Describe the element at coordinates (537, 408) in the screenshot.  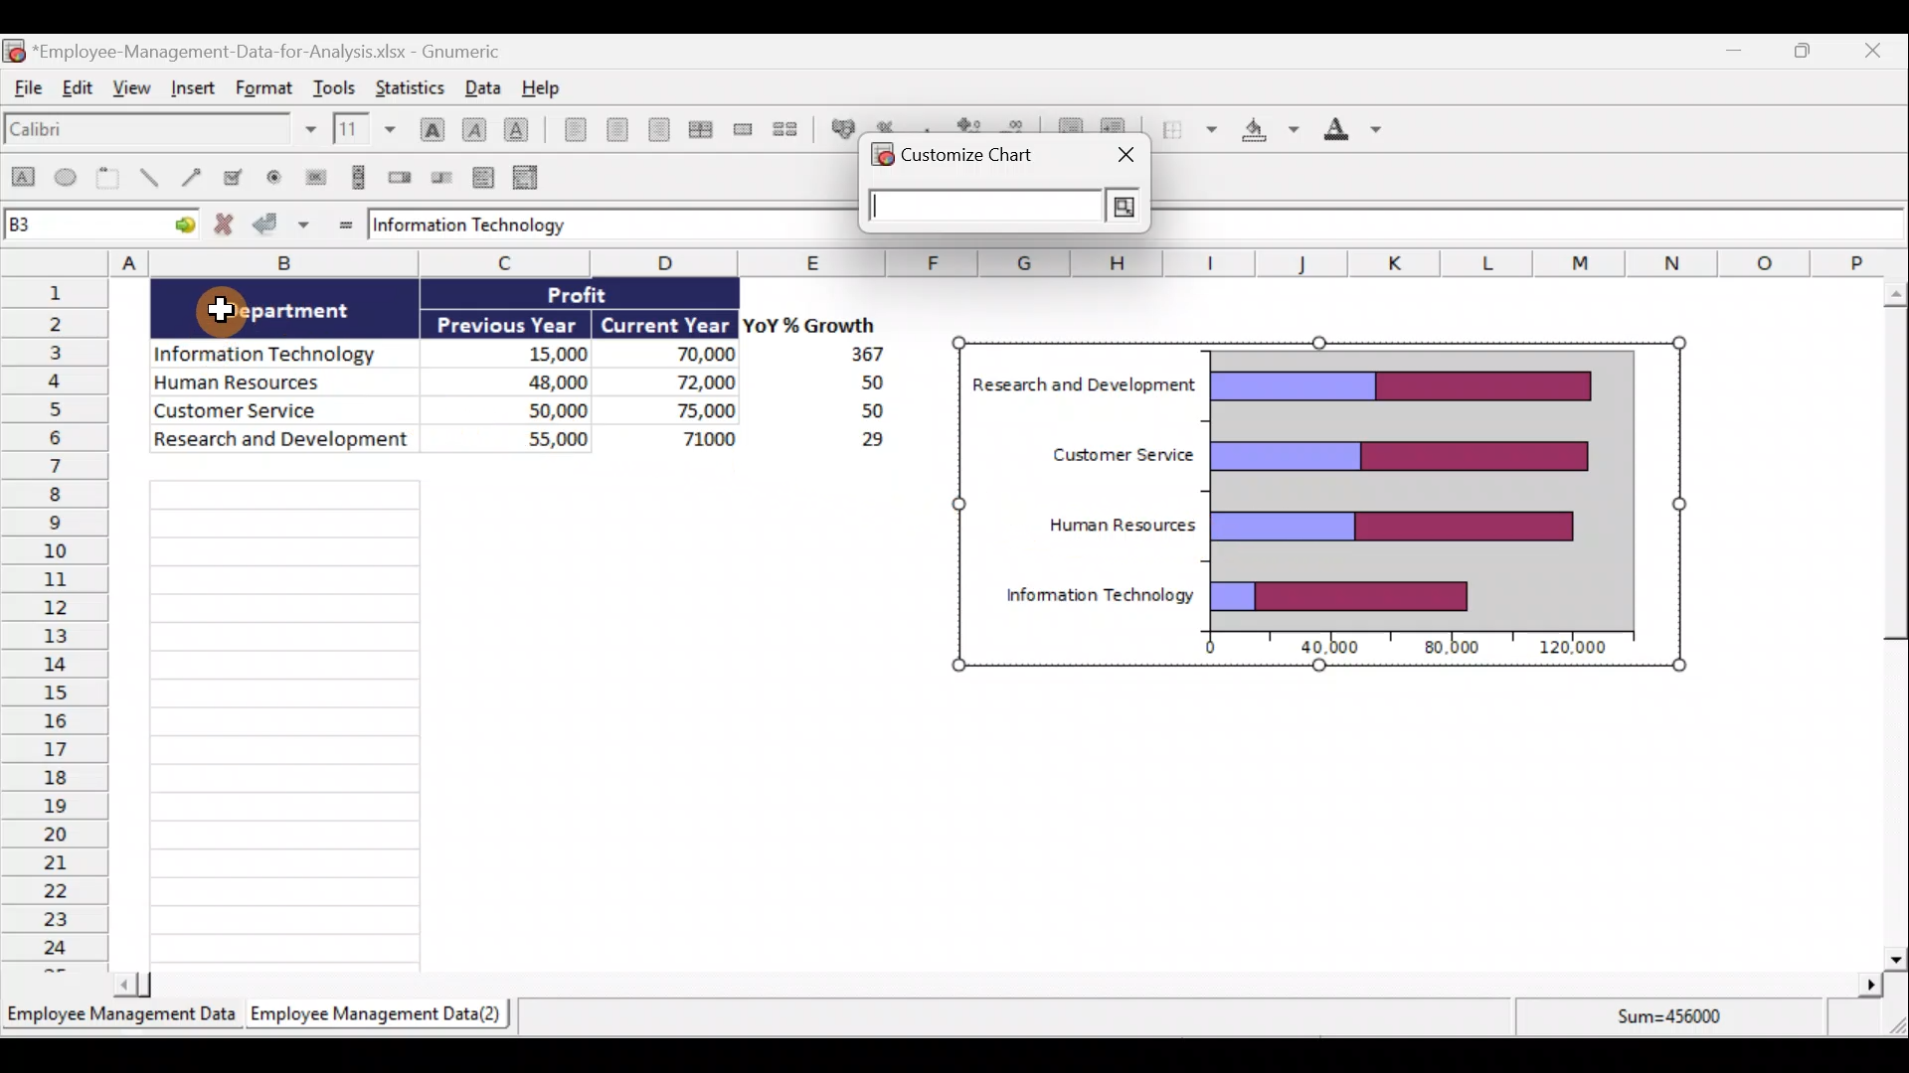
I see `50,000` at that location.